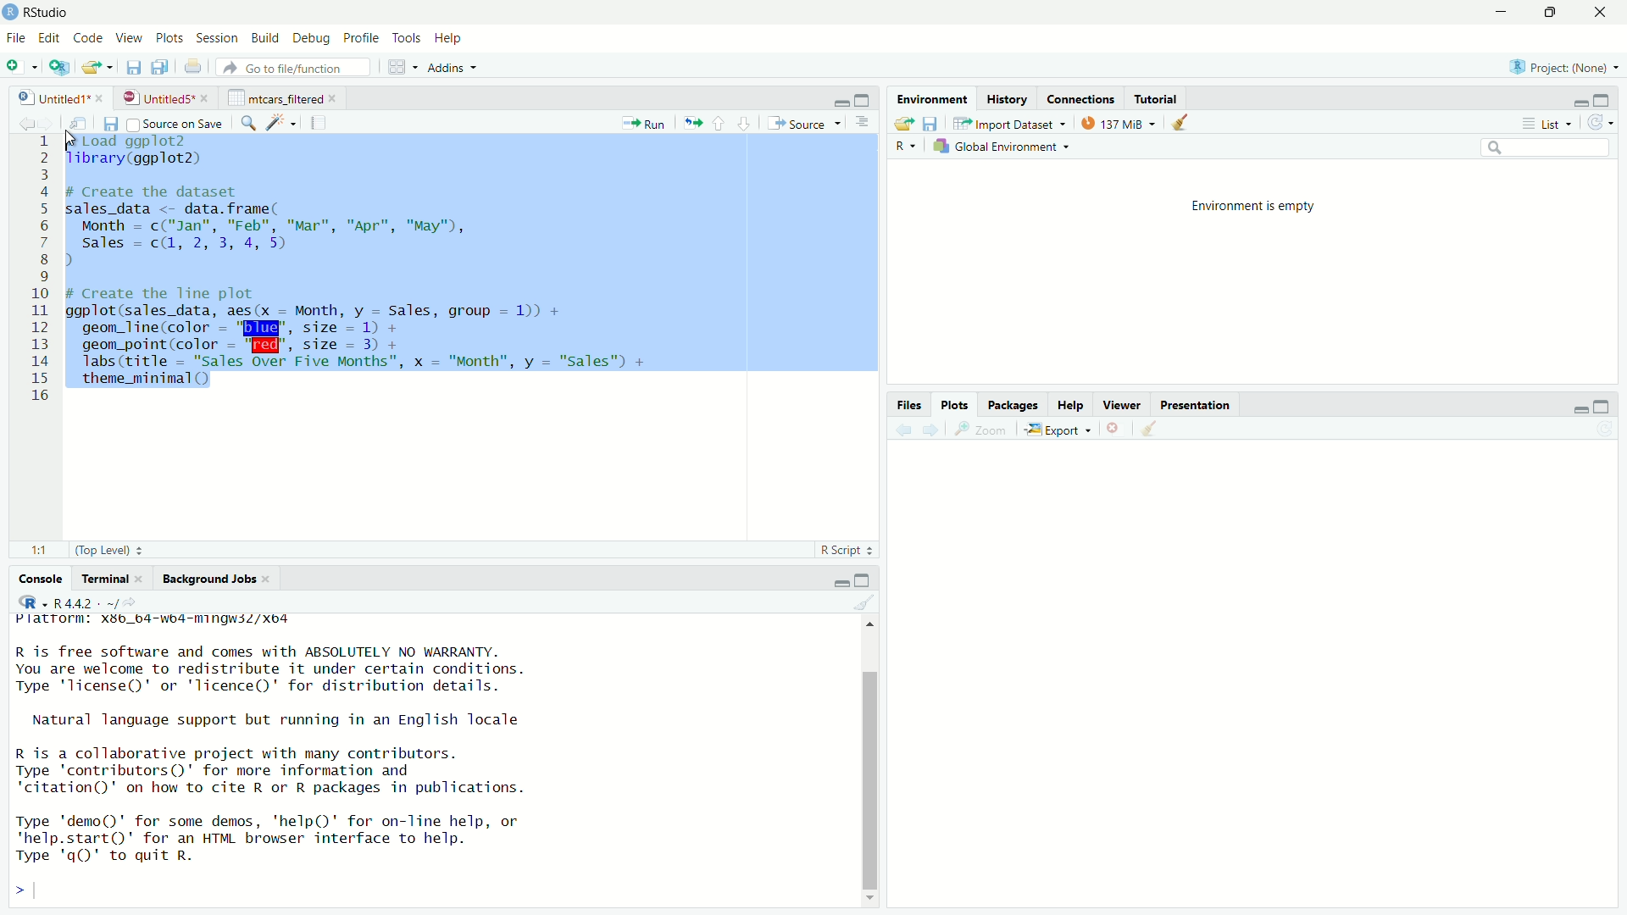  What do you see at coordinates (902, 125) in the screenshot?
I see `open file` at bounding box center [902, 125].